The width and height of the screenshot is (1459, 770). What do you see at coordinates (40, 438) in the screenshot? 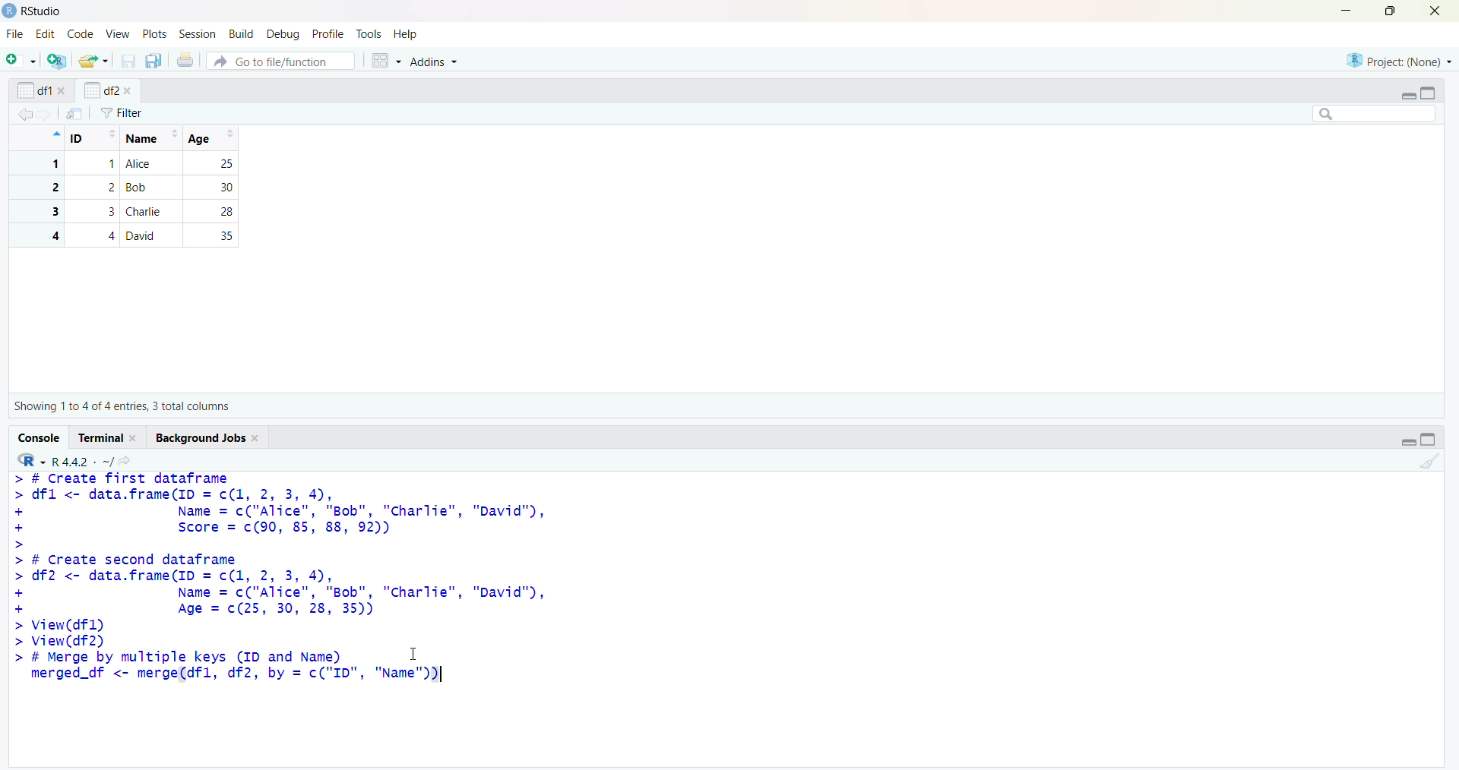
I see `Console` at bounding box center [40, 438].